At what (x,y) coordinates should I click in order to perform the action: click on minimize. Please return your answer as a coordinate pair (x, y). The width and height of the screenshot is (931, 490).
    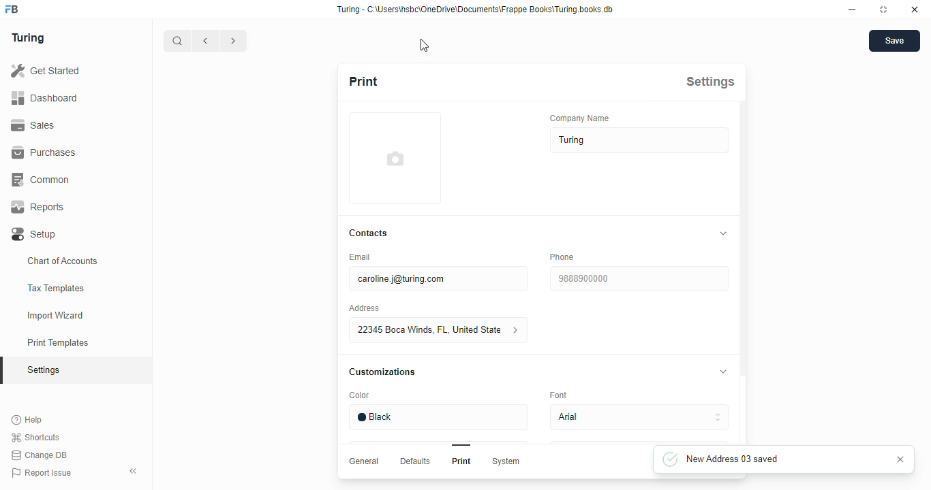
    Looking at the image, I should click on (853, 10).